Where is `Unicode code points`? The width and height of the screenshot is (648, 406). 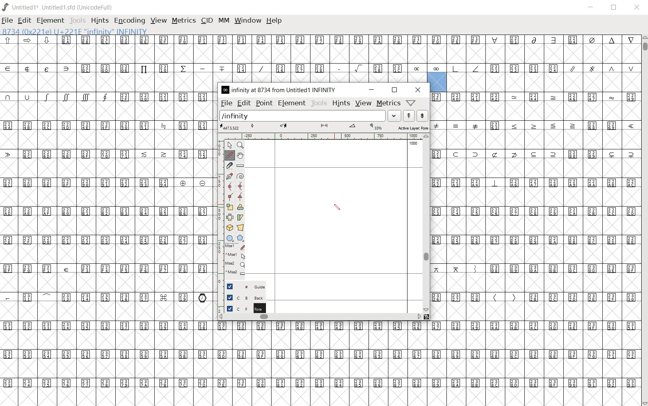 Unicode code points is located at coordinates (346, 40).